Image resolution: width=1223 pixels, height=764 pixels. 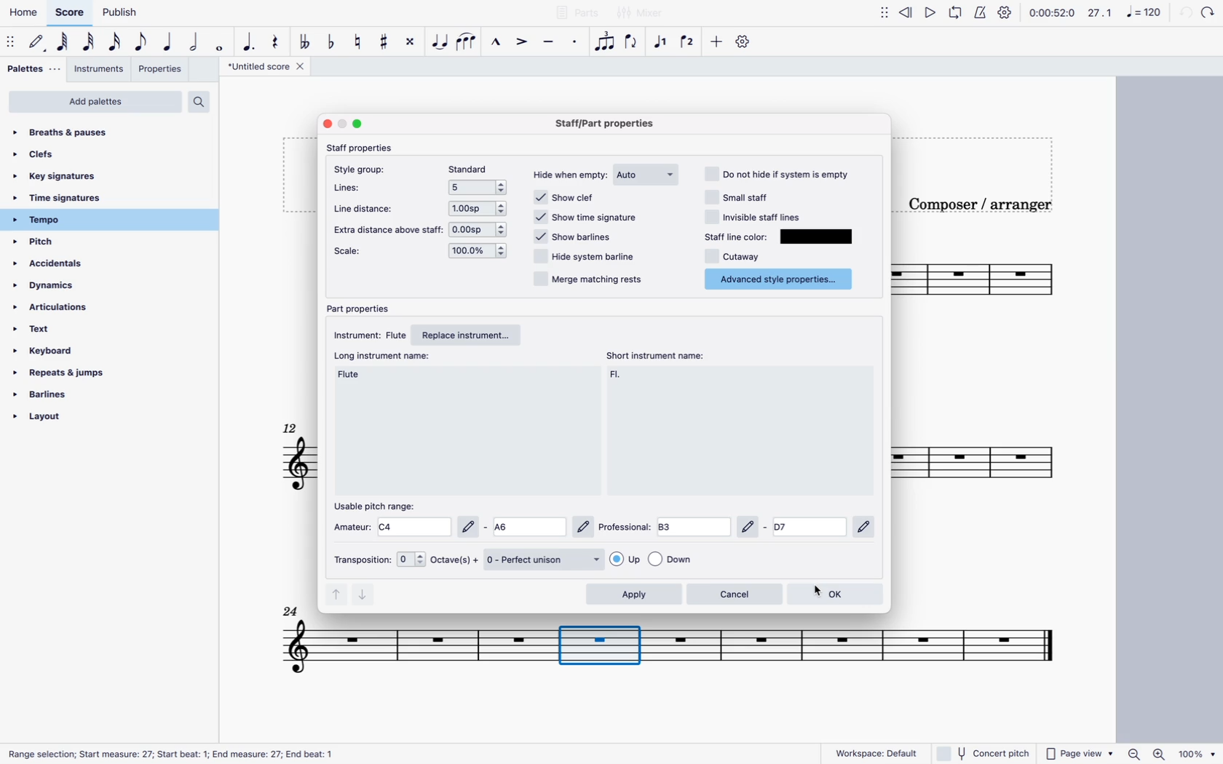 I want to click on hide when empty, so click(x=570, y=175).